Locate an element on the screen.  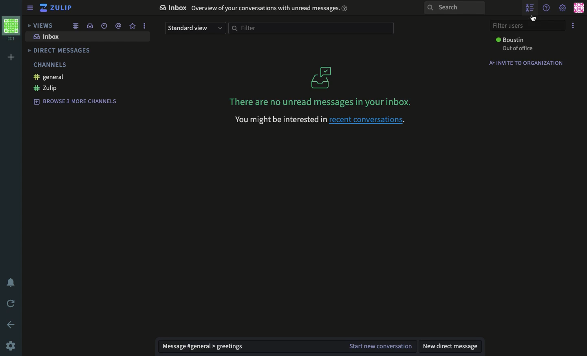
views is located at coordinates (41, 25).